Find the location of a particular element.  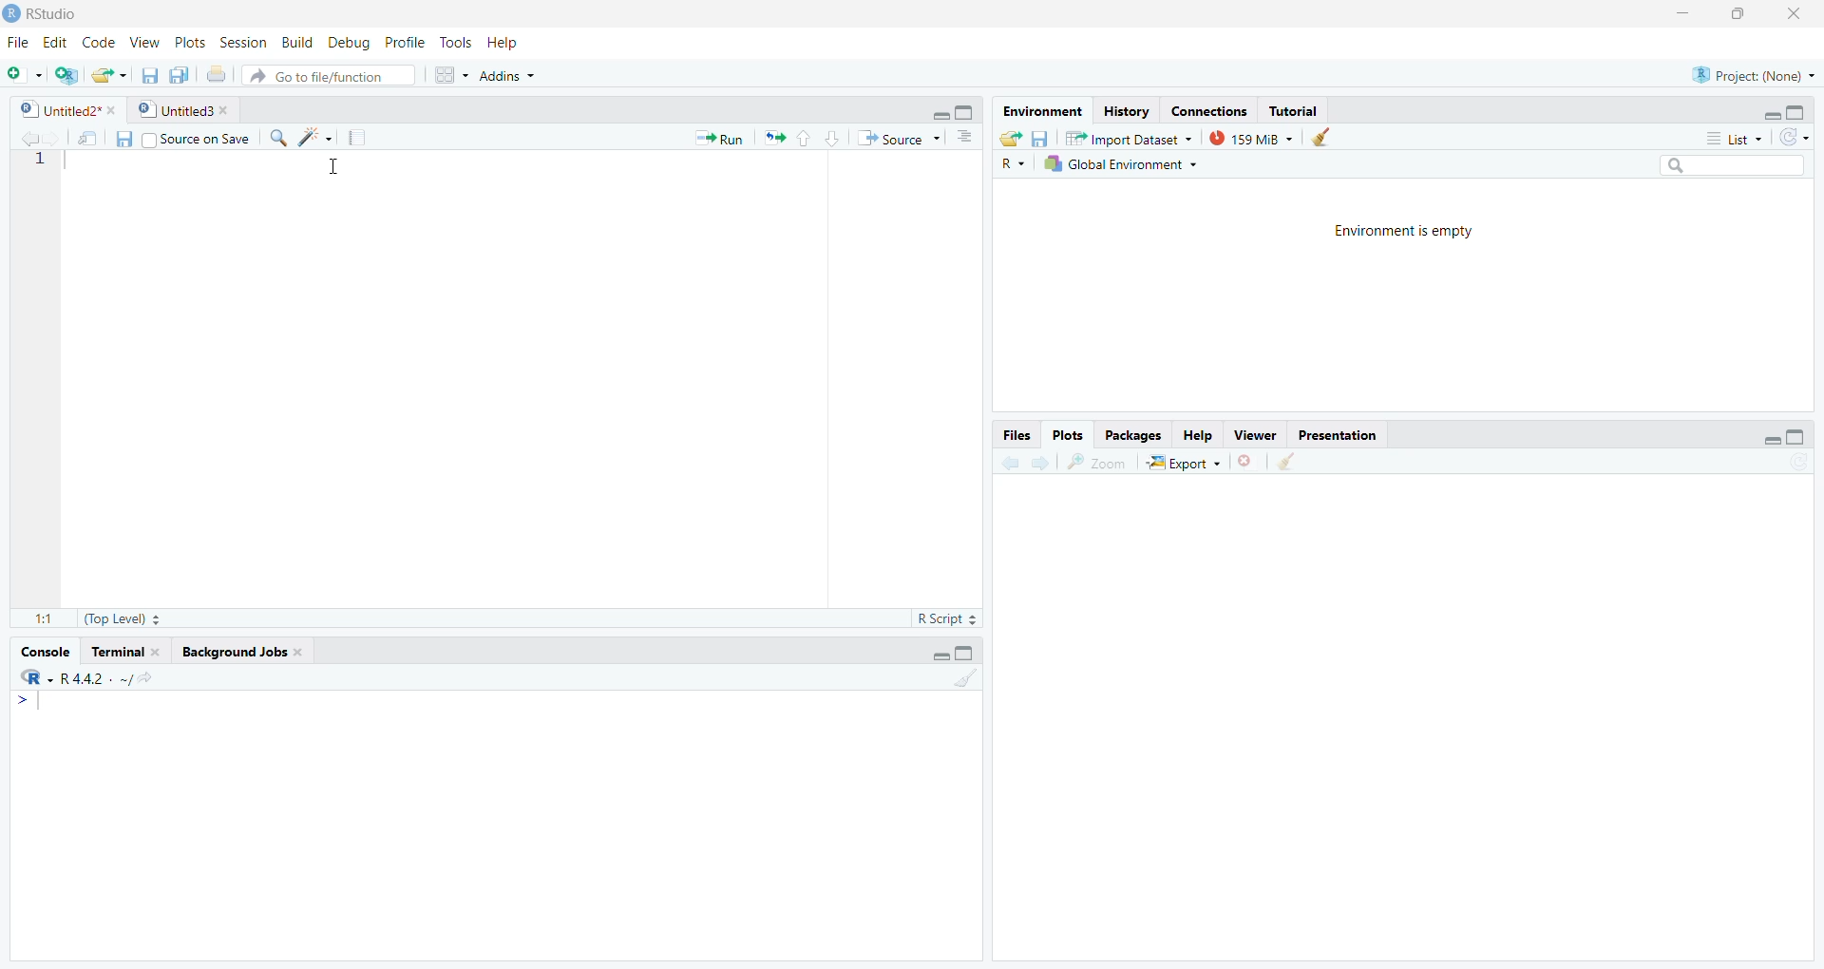

Save is located at coordinates (123, 138).